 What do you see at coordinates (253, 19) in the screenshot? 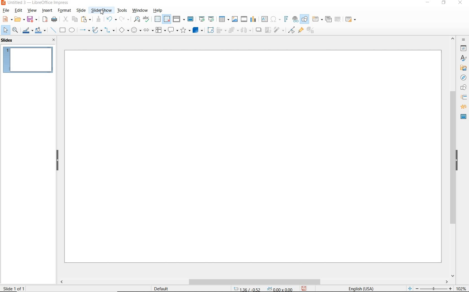
I see `INSERT CHART` at bounding box center [253, 19].